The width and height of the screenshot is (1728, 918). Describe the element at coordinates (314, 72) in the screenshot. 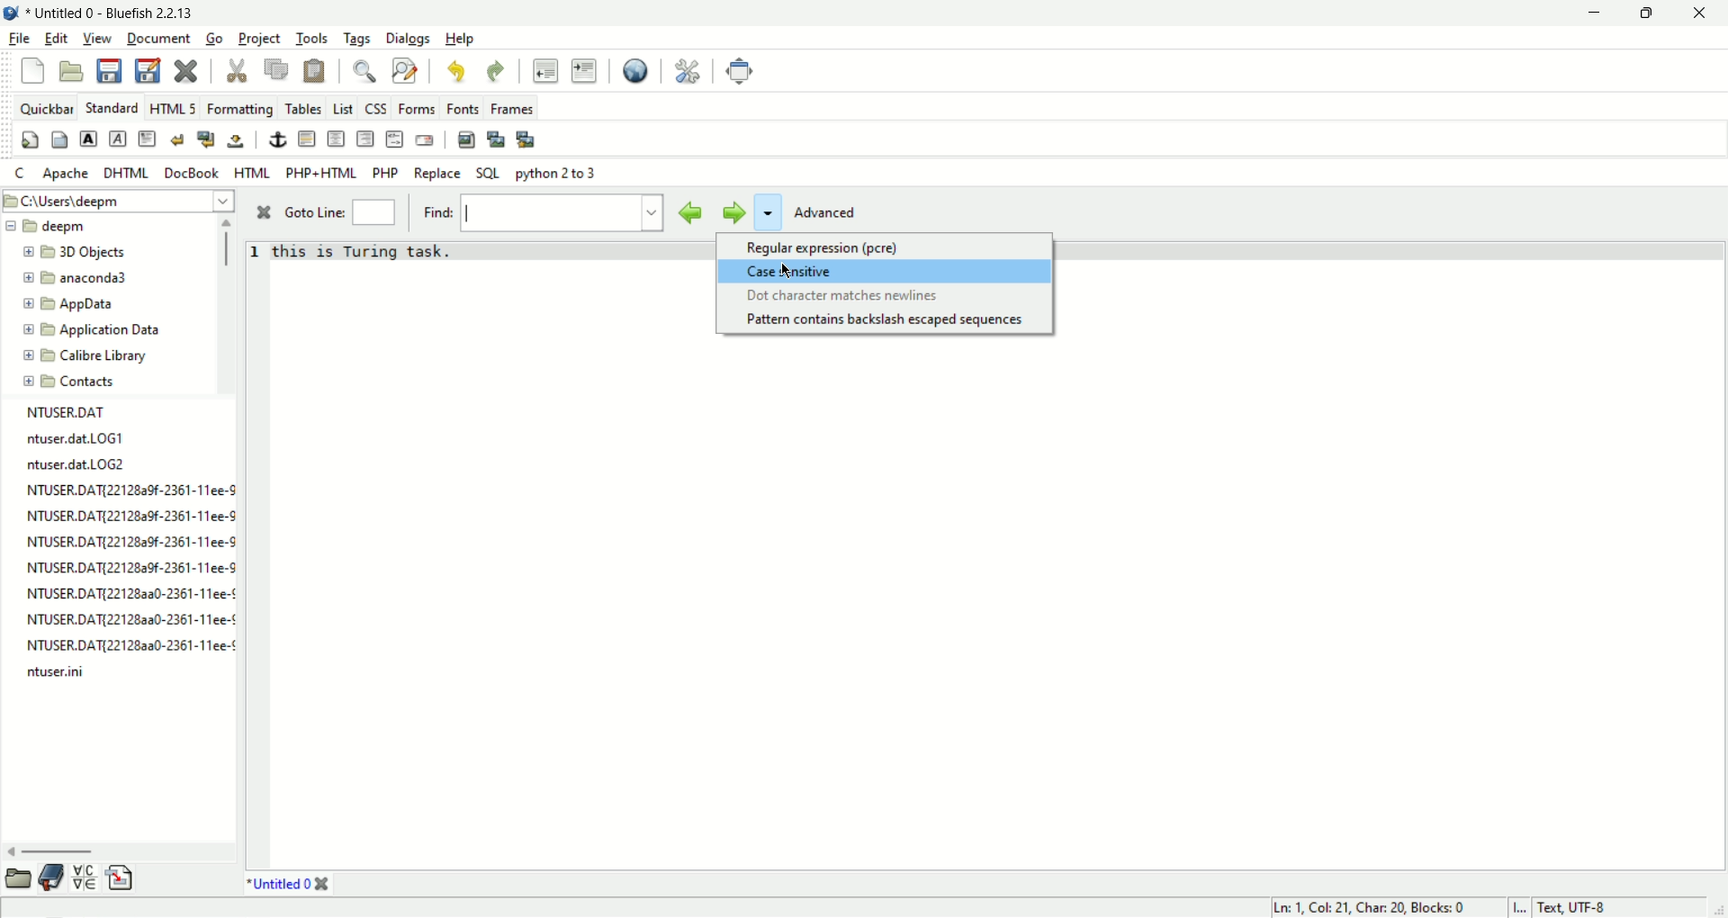

I see `paste` at that location.